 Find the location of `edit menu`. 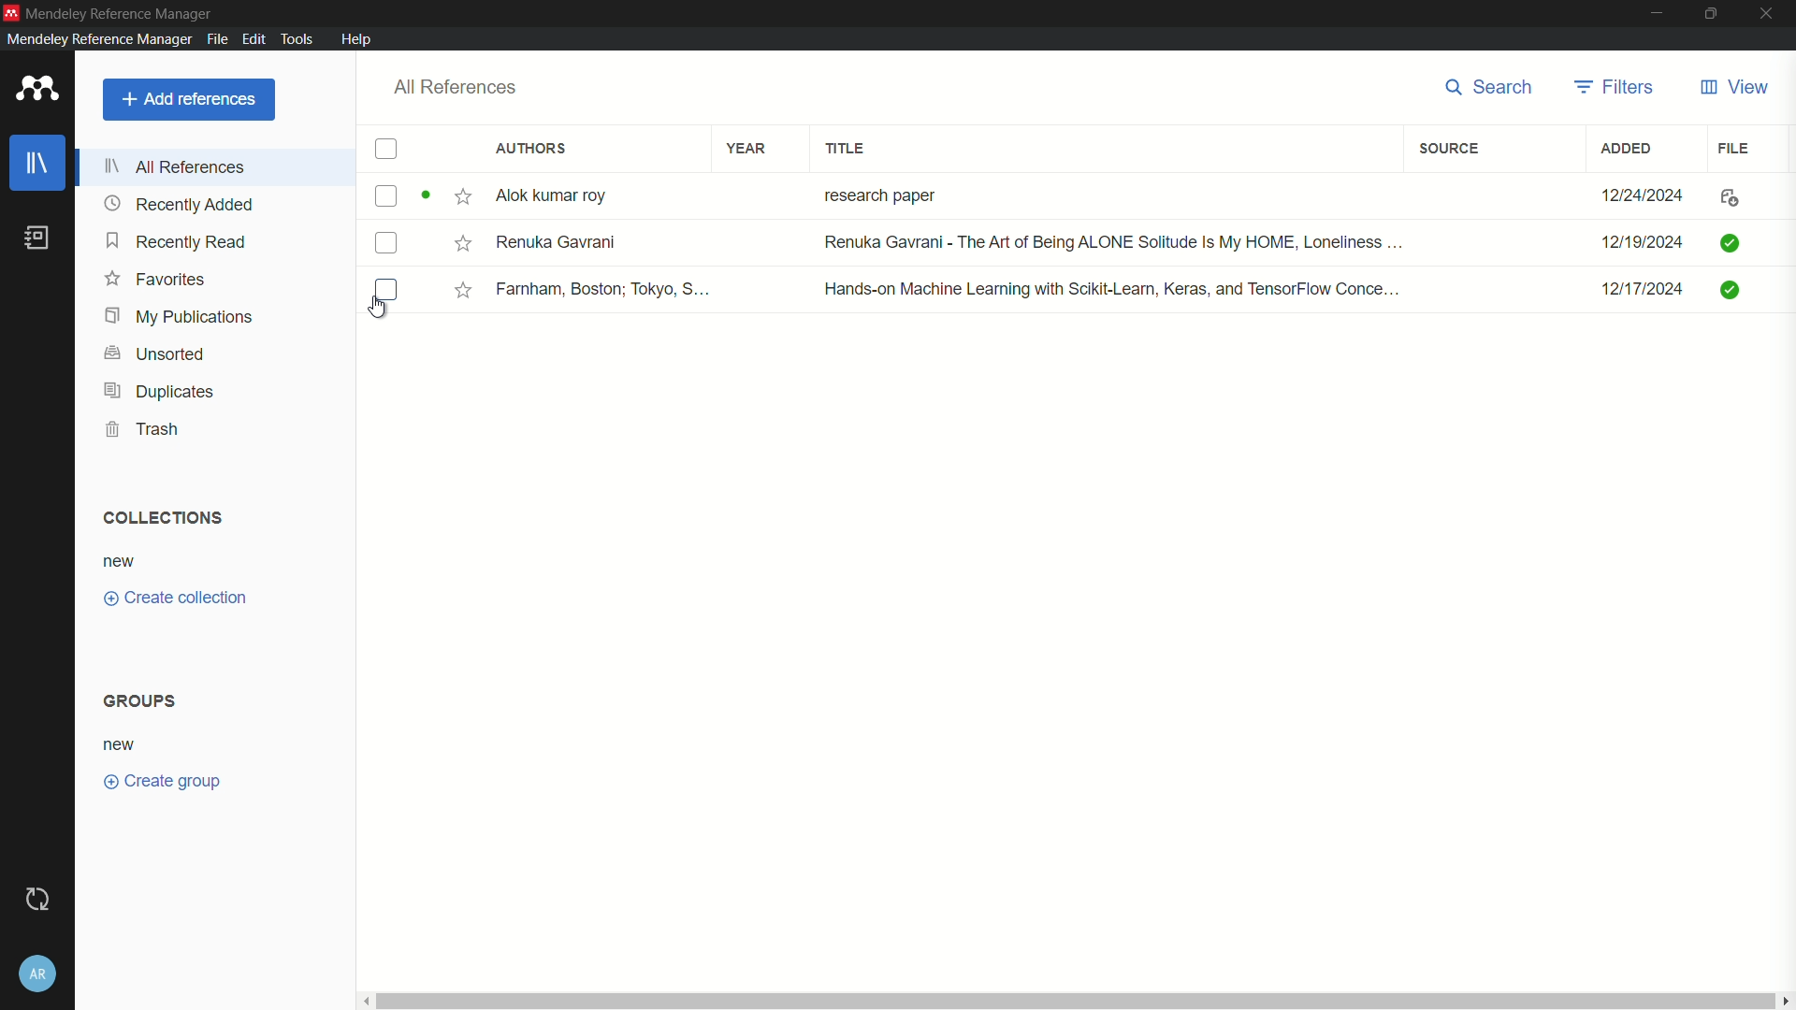

edit menu is located at coordinates (253, 38).